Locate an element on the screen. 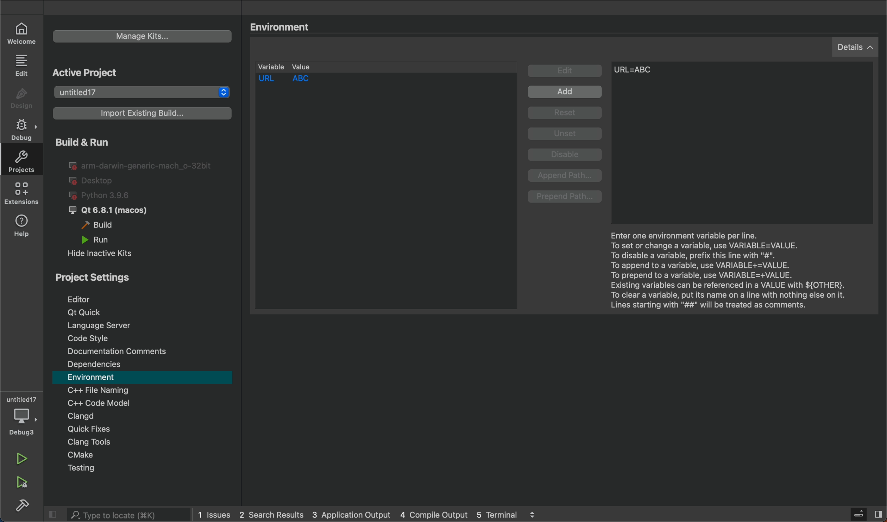  Add is located at coordinates (567, 93).